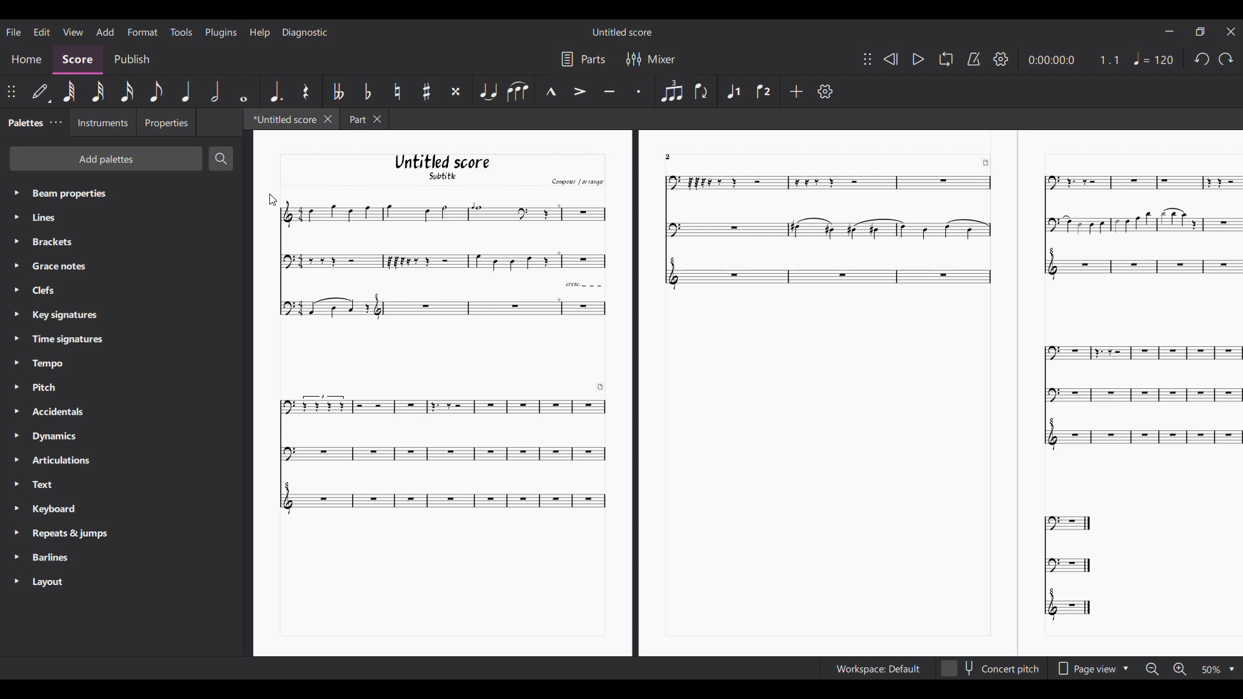  Describe the element at coordinates (18, 536) in the screenshot. I see `` at that location.